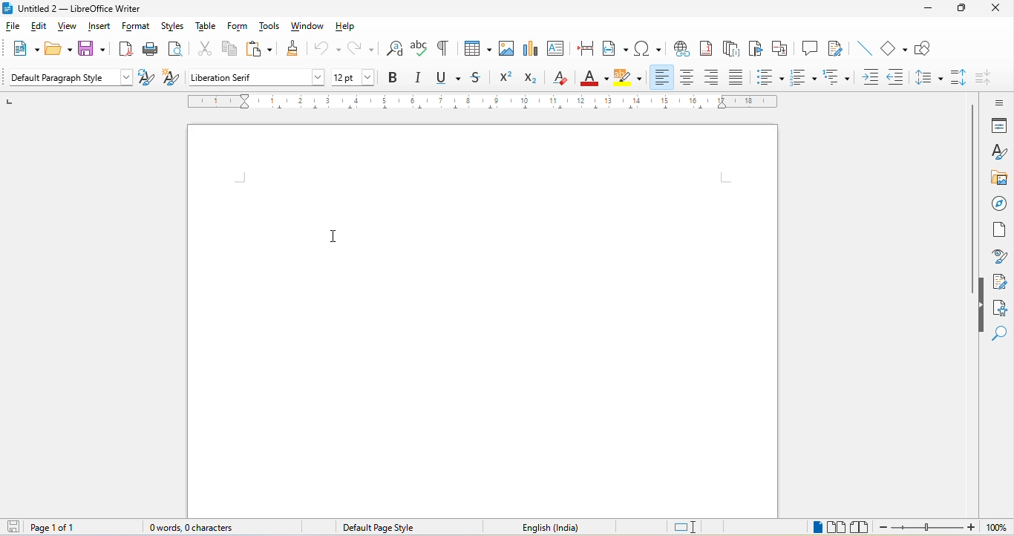  I want to click on zoom, so click(943, 528).